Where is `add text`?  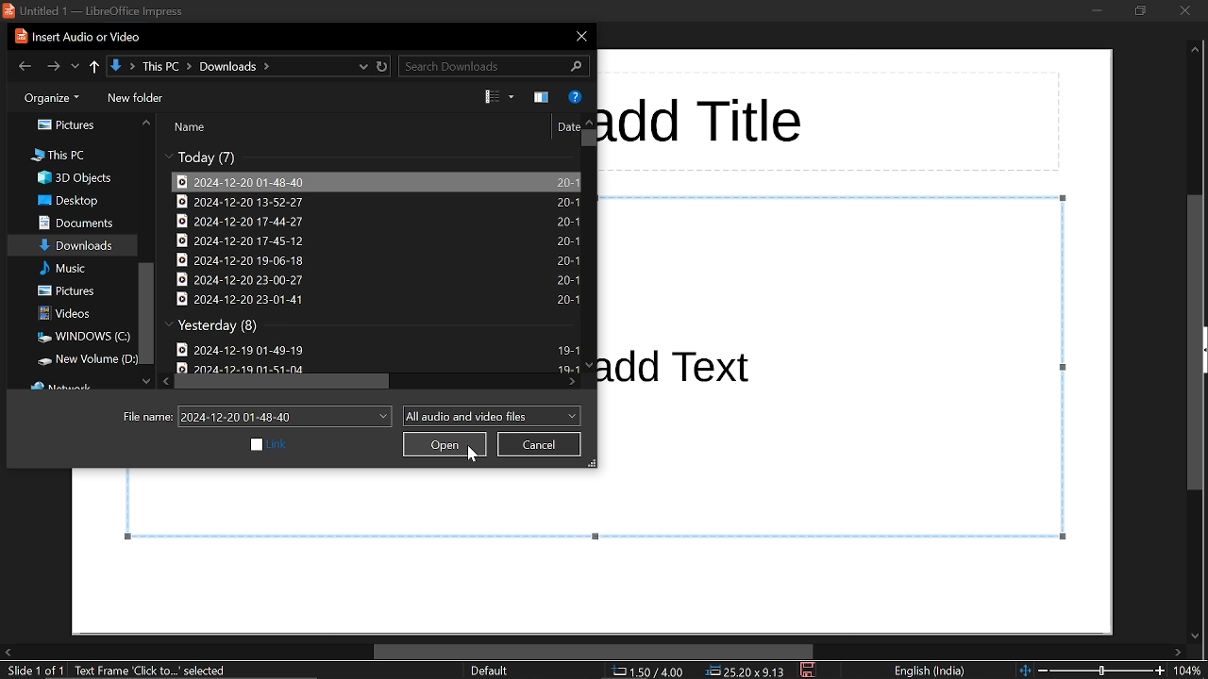
add text is located at coordinates (682, 366).